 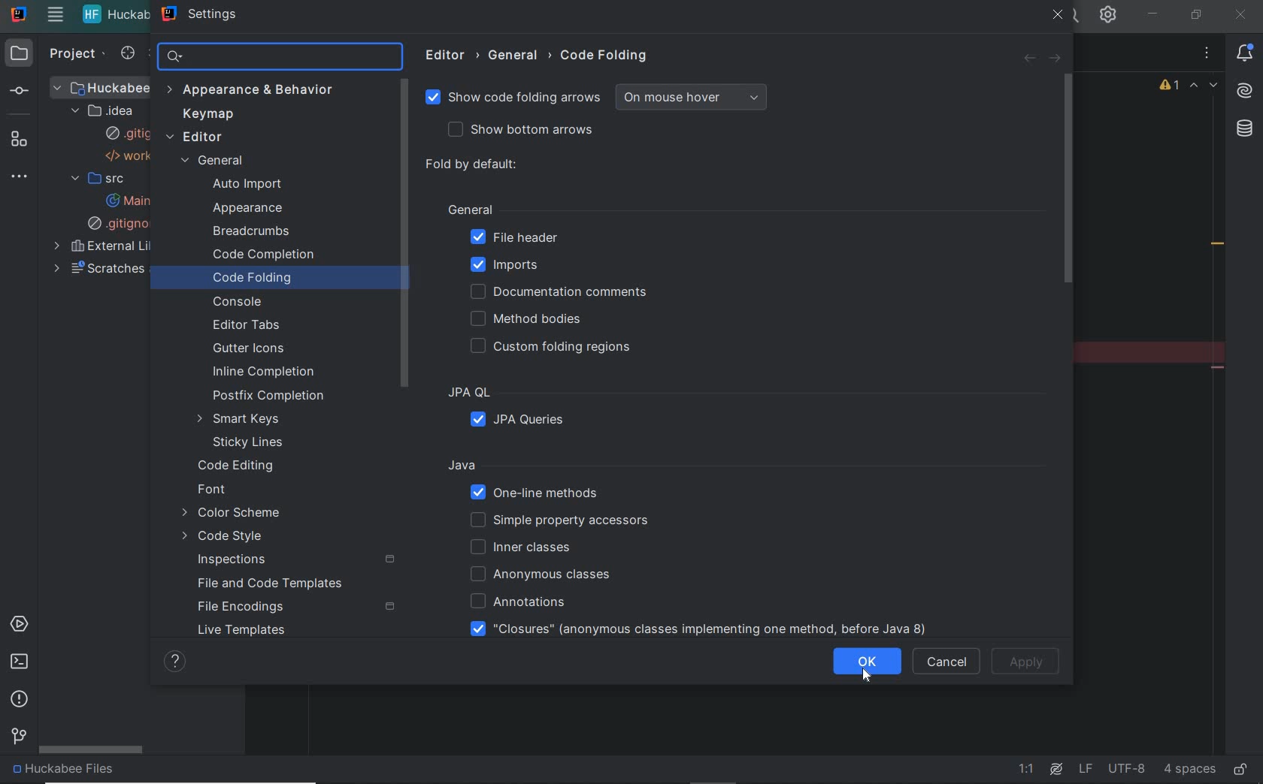 I want to click on cursor, so click(x=867, y=678).